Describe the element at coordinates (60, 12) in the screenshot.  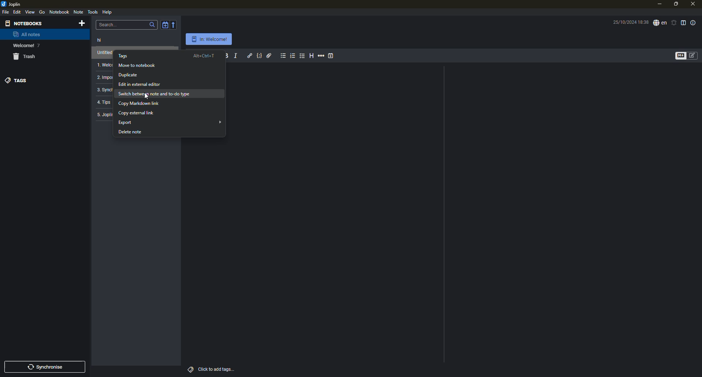
I see `notebook` at that location.